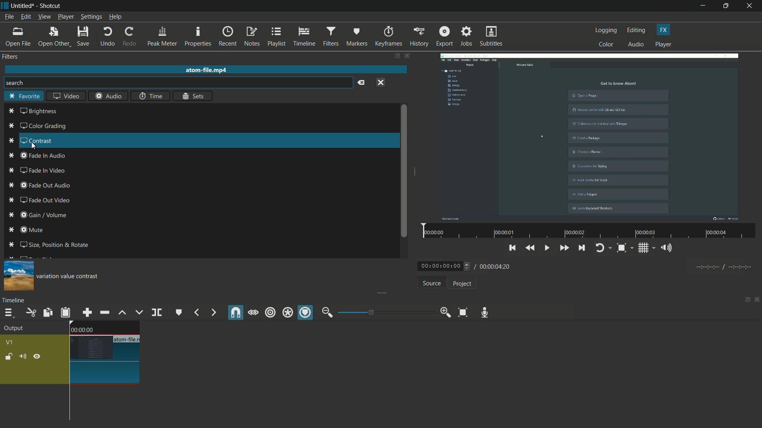 Image resolution: width=762 pixels, height=428 pixels. Describe the element at coordinates (253, 312) in the screenshot. I see `scrub while dragging` at that location.